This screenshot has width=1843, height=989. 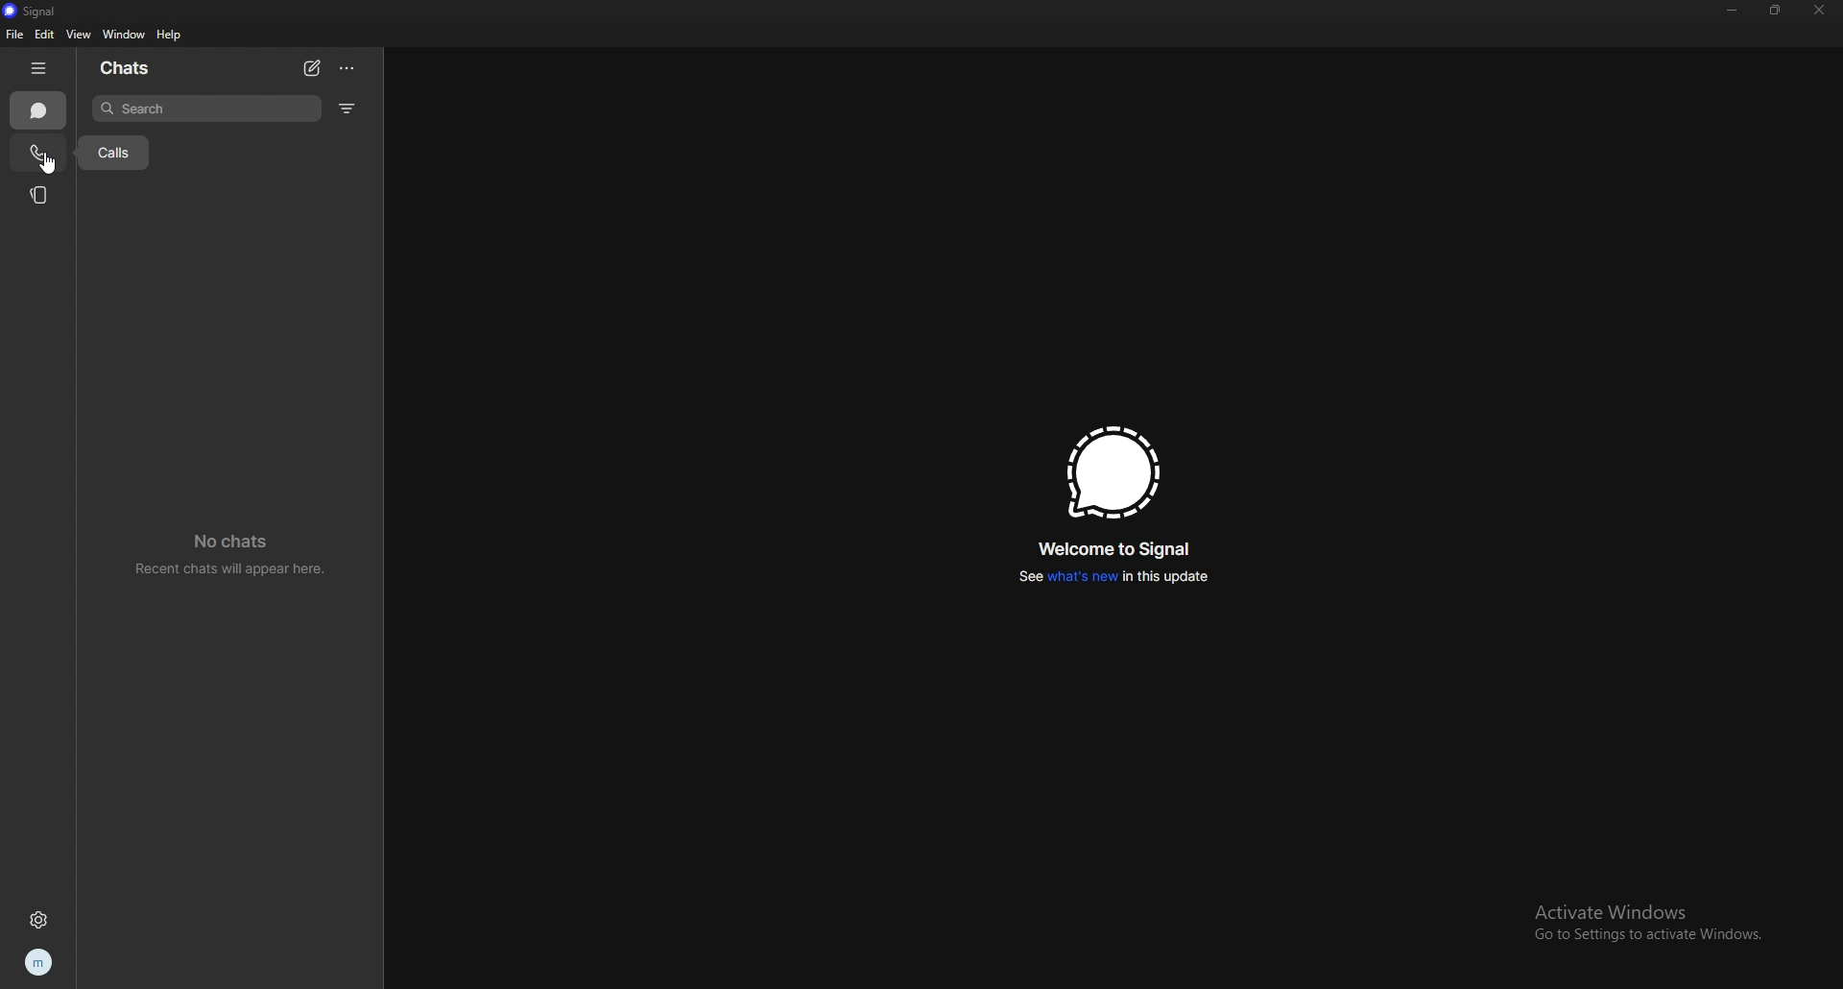 I want to click on filter, so click(x=348, y=109).